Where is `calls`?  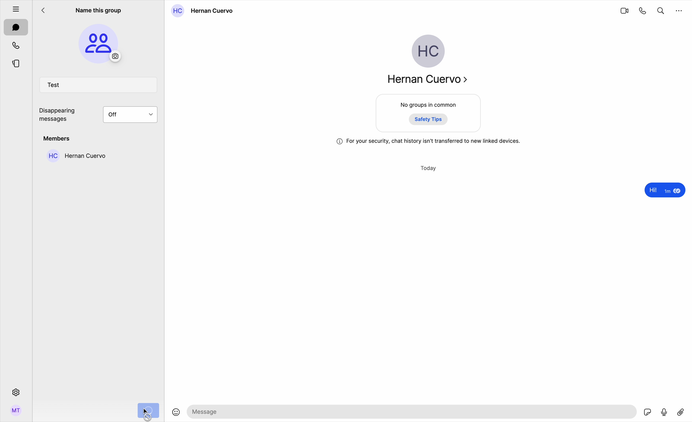 calls is located at coordinates (17, 45).